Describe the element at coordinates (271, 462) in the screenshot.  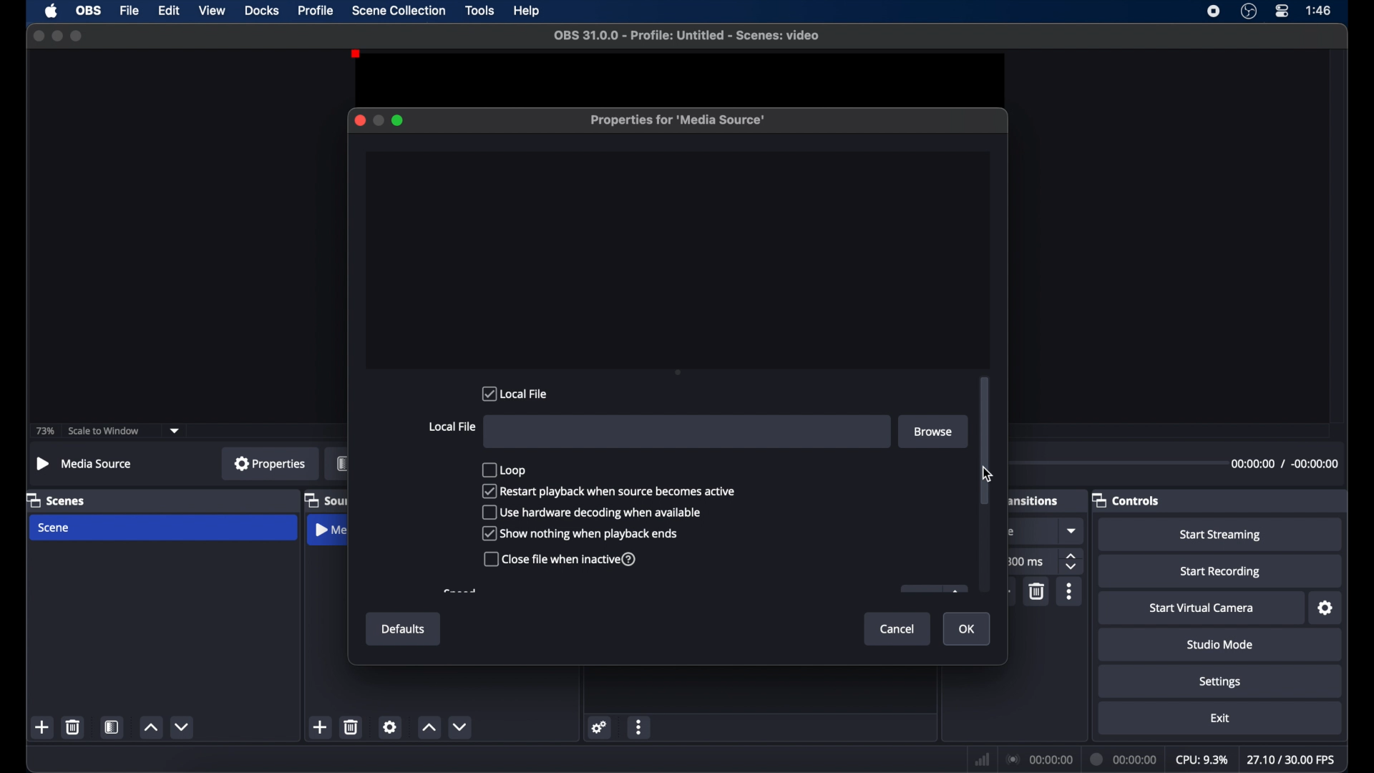
I see `properties` at that location.